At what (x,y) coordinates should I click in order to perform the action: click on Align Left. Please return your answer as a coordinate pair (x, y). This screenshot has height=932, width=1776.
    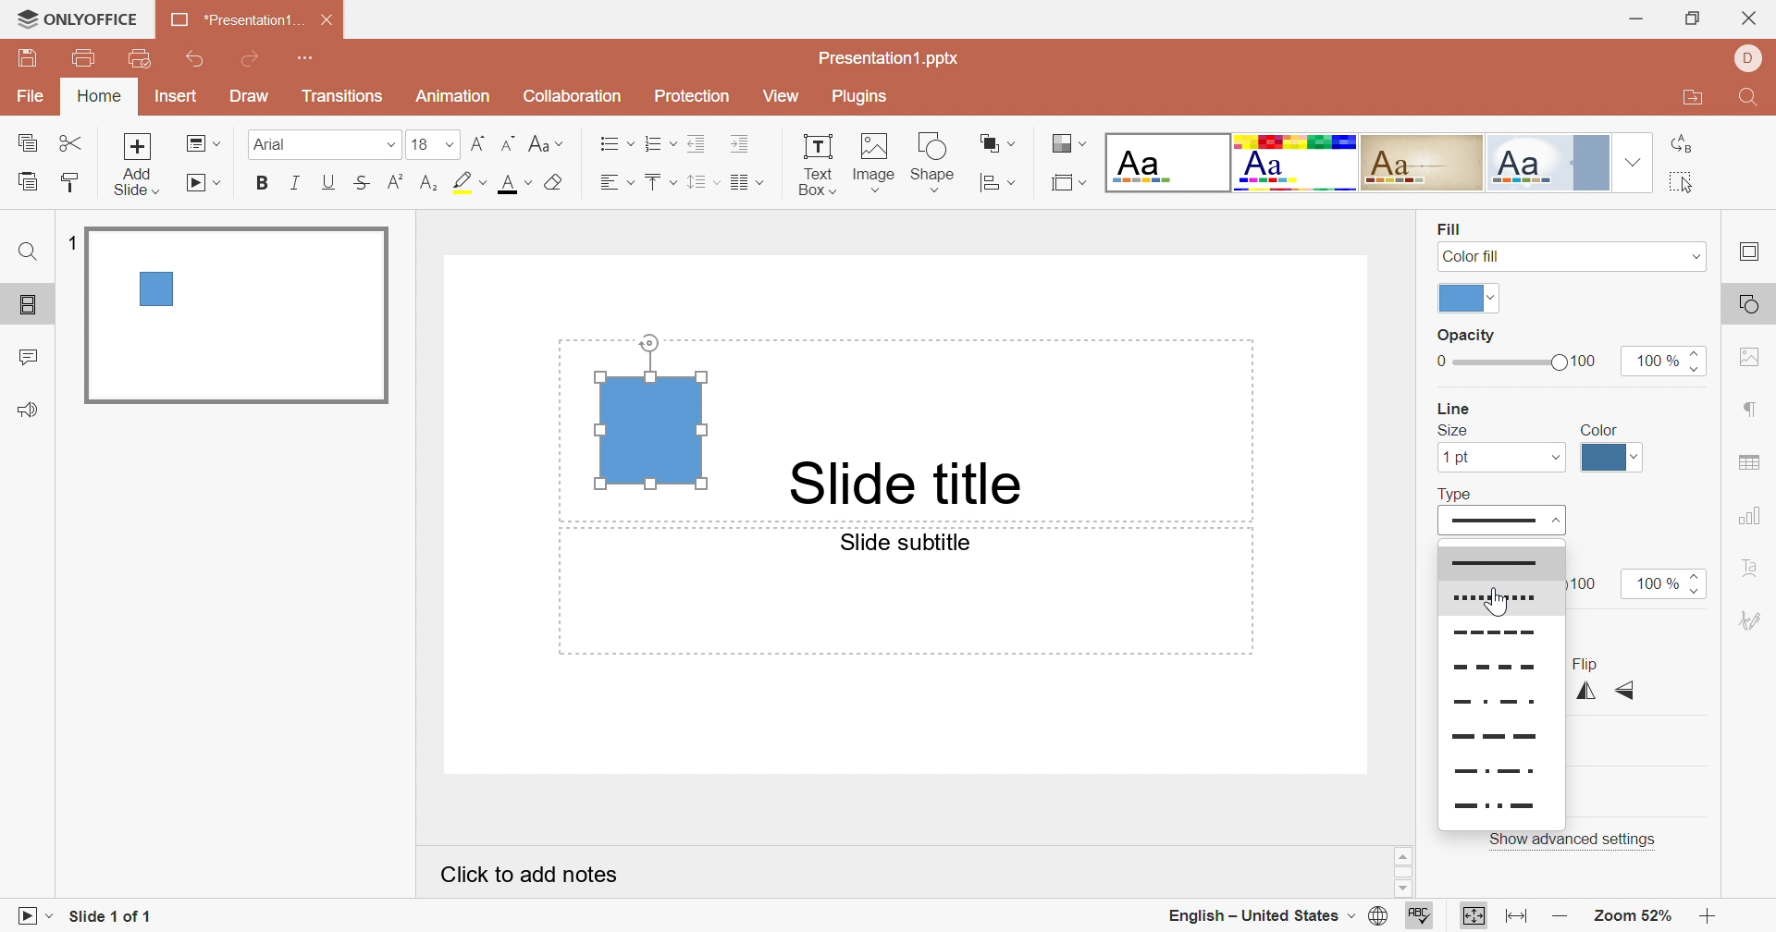
    Looking at the image, I should click on (617, 184).